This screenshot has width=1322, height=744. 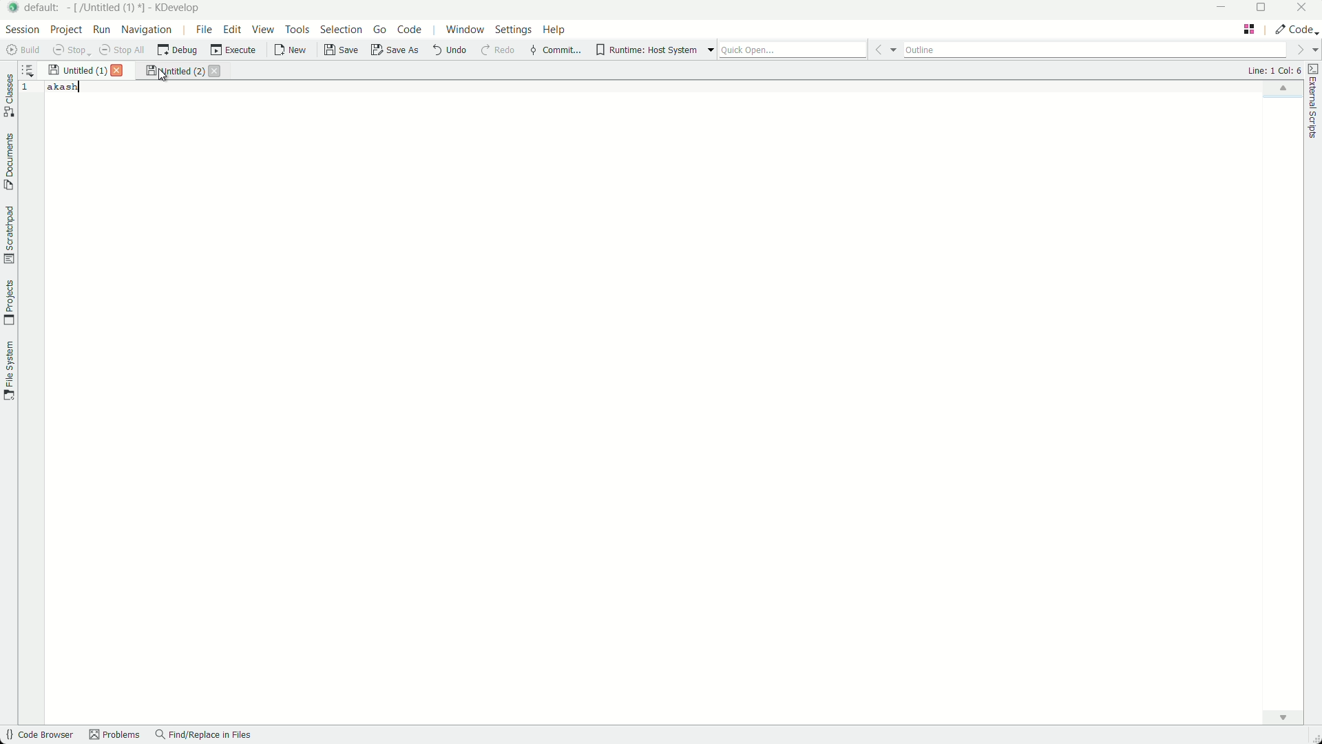 What do you see at coordinates (555, 52) in the screenshot?
I see `commit` at bounding box center [555, 52].